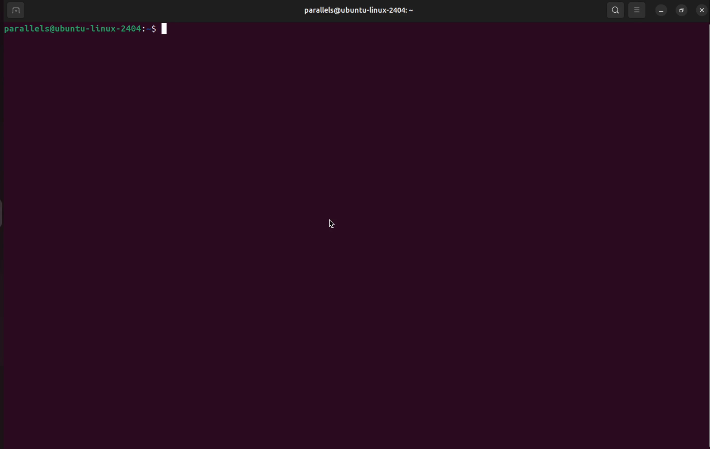 The width and height of the screenshot is (710, 449). Describe the element at coordinates (682, 10) in the screenshot. I see `resize` at that location.